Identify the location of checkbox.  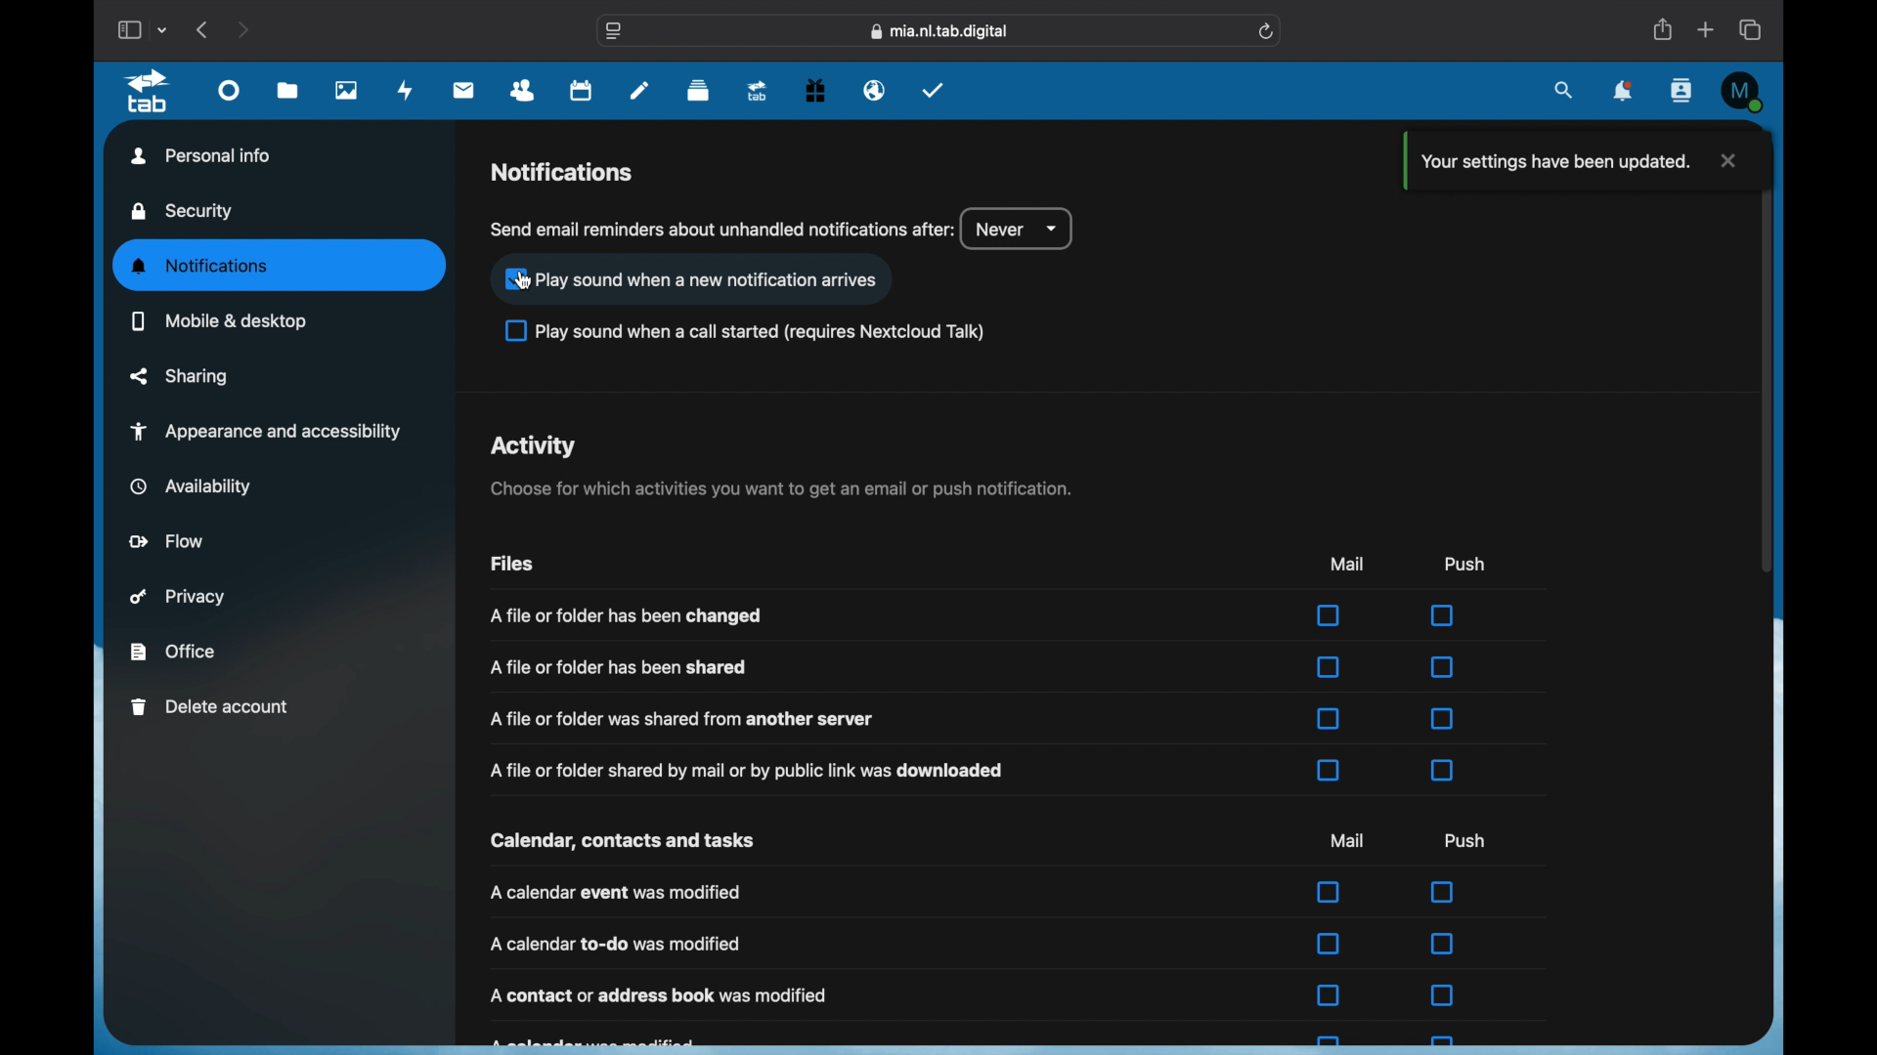
(1444, 615).